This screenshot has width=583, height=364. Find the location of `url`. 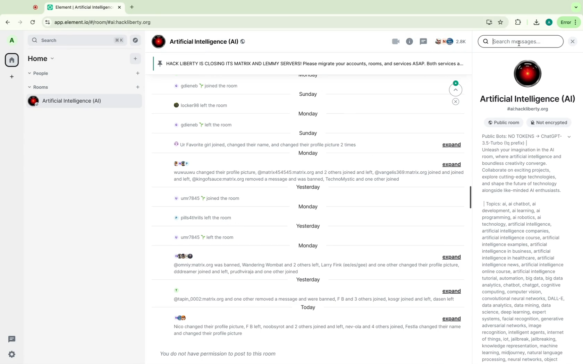

url is located at coordinates (105, 22).